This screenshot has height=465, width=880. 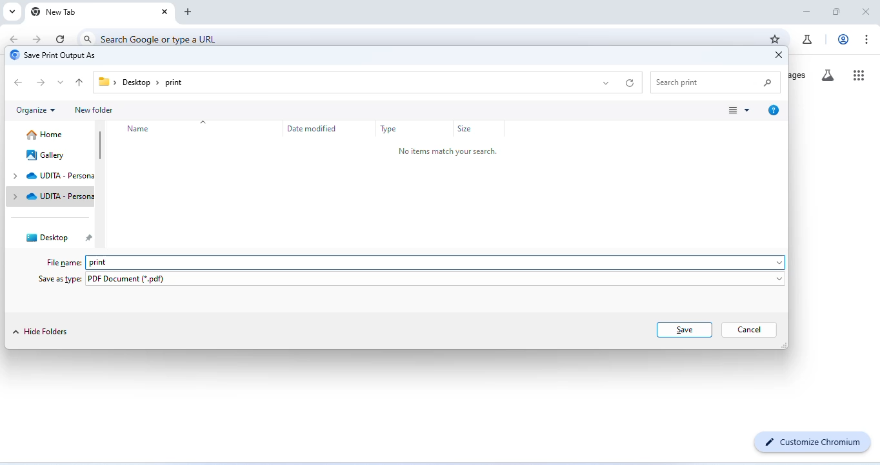 What do you see at coordinates (685, 329) in the screenshot?
I see `save` at bounding box center [685, 329].